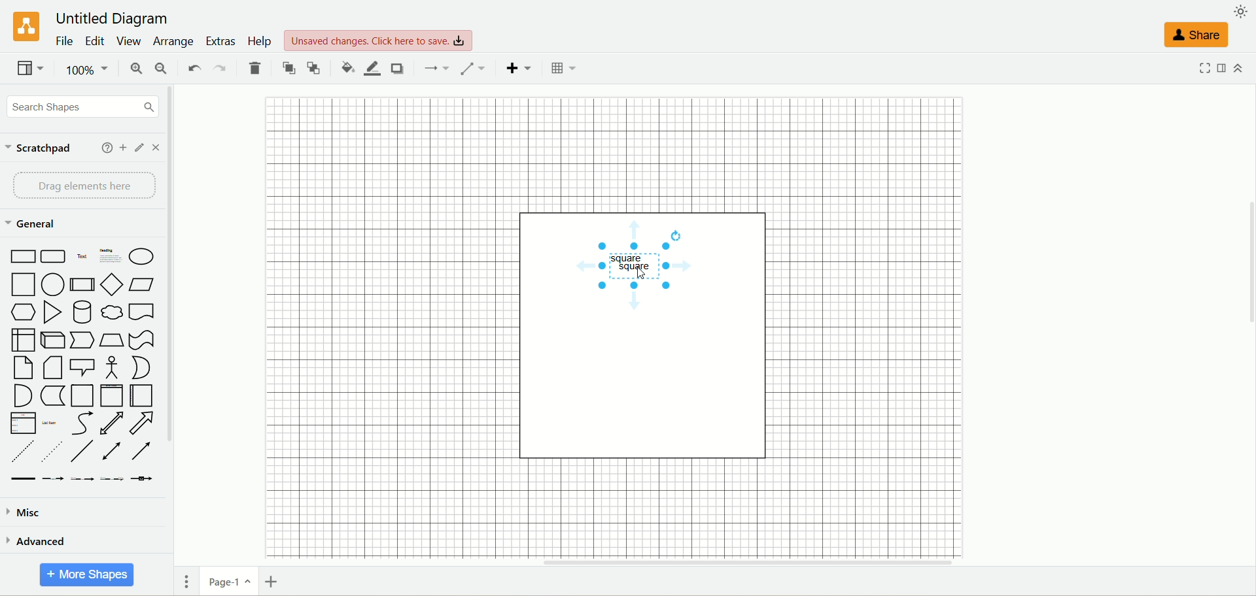 Image resolution: width=1256 pixels, height=596 pixels. Describe the element at coordinates (29, 510) in the screenshot. I see `misc` at that location.